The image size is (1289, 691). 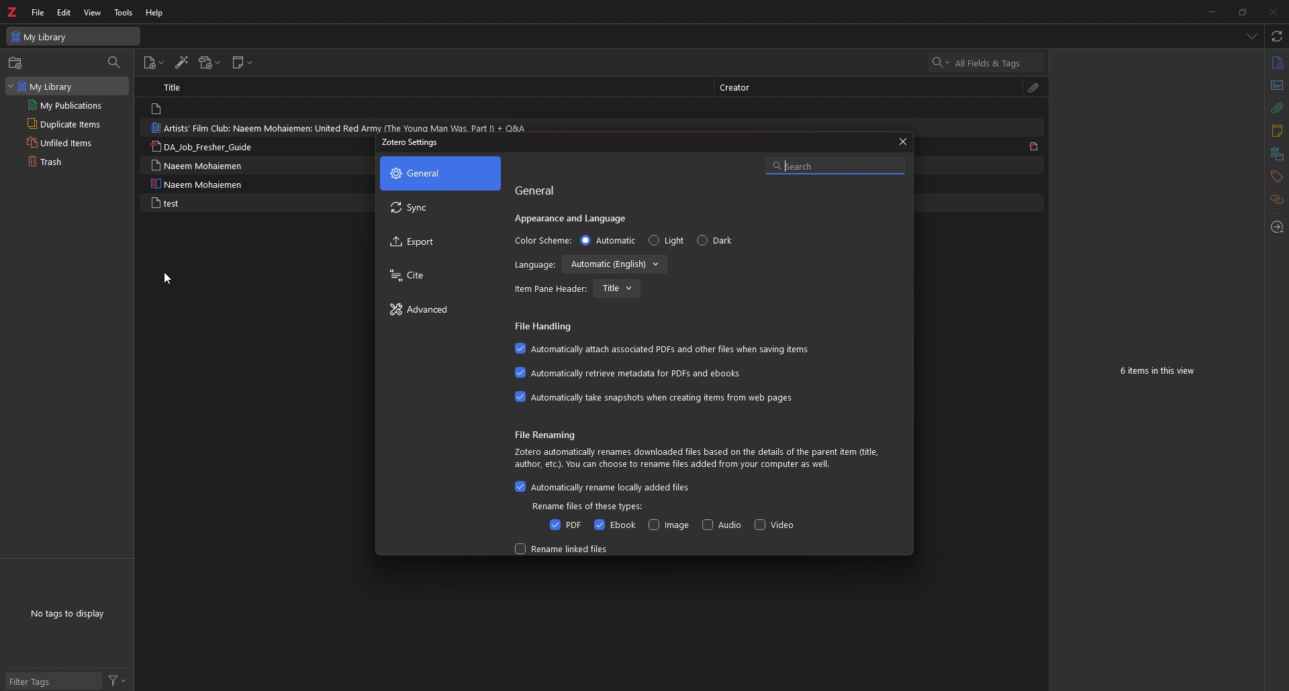 What do you see at coordinates (654, 397) in the screenshot?
I see `automatically take snapshots when creating items from webpages` at bounding box center [654, 397].